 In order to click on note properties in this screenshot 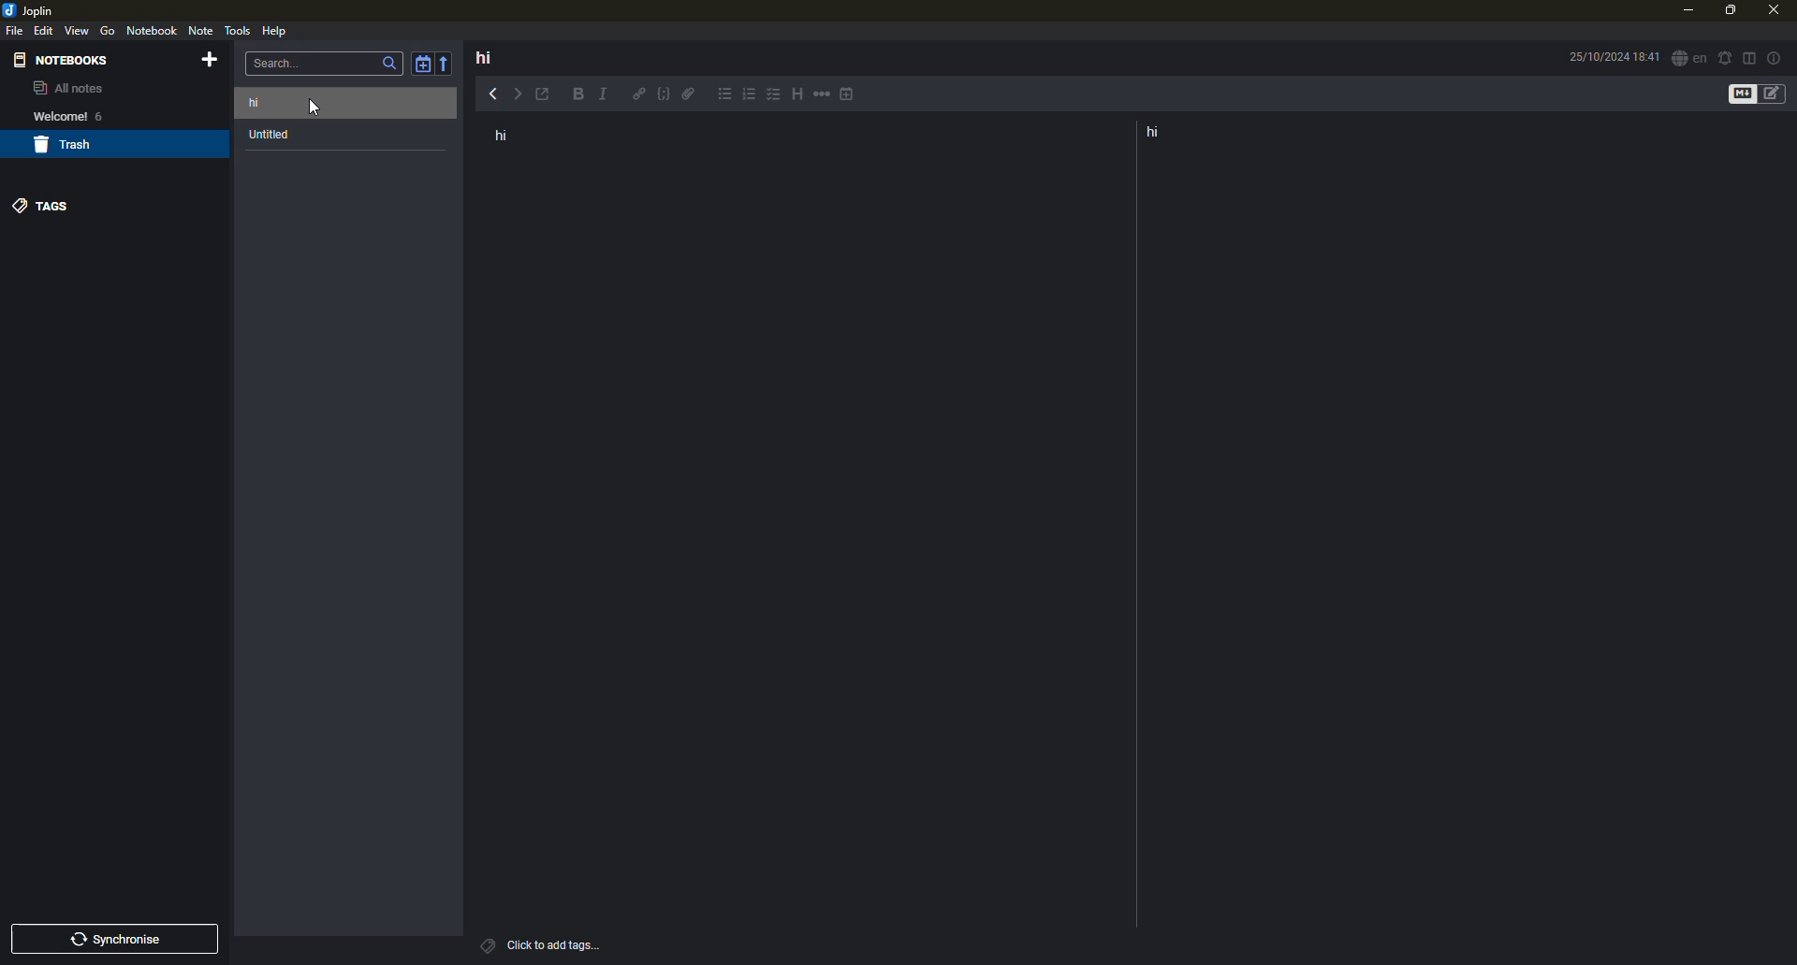, I will do `click(1775, 57)`.